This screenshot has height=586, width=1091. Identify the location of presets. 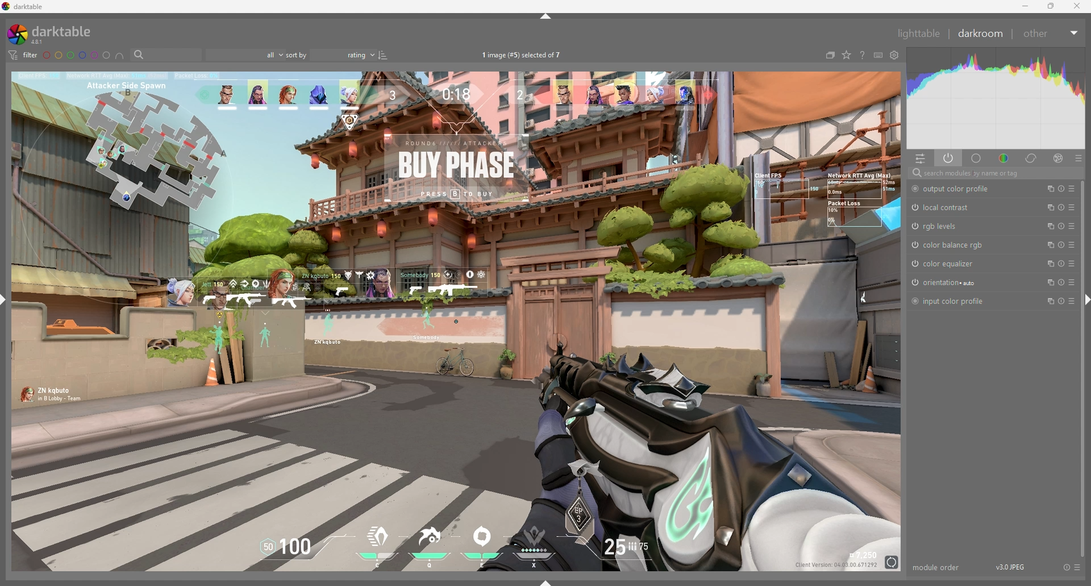
(1072, 207).